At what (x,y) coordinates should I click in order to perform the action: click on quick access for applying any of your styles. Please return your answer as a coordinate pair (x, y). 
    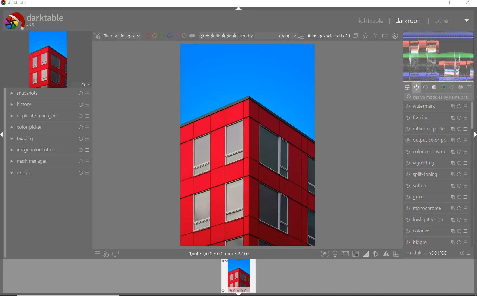
    Looking at the image, I should click on (106, 254).